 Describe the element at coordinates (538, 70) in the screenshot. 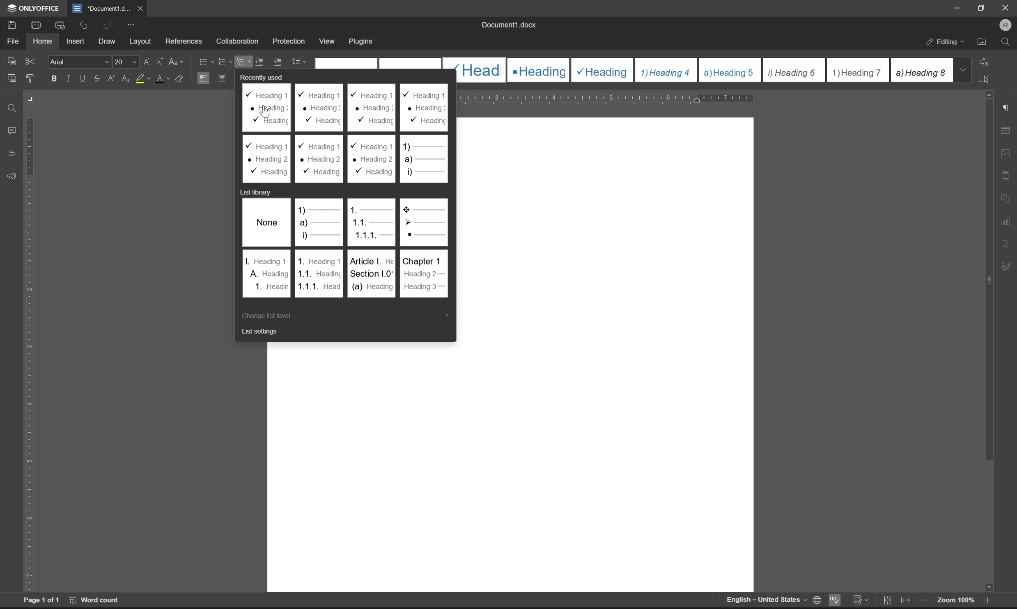

I see `Heading 2` at that location.